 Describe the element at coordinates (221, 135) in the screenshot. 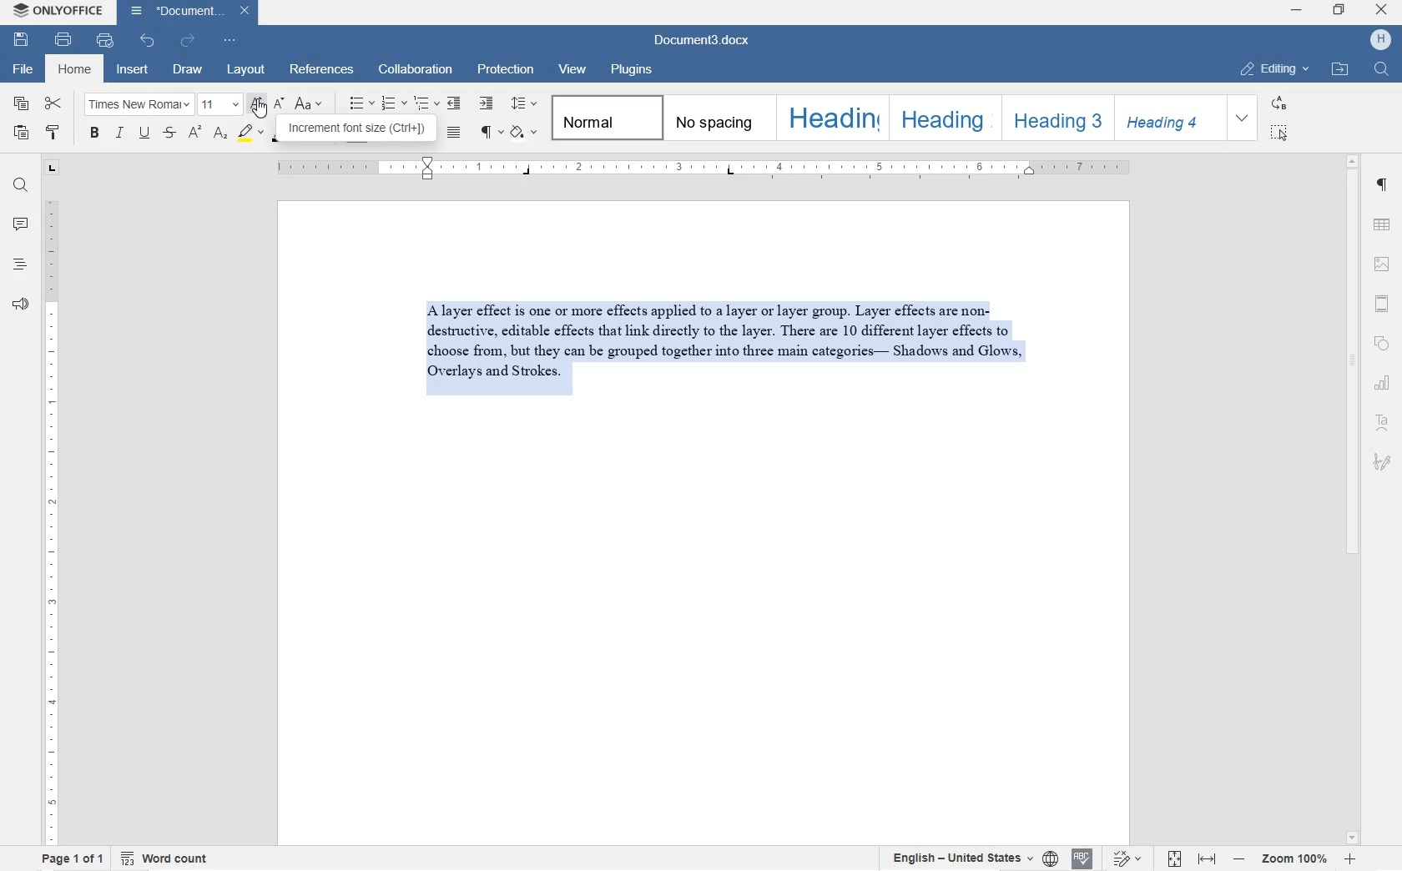

I see `SUBSCRIPT` at that location.